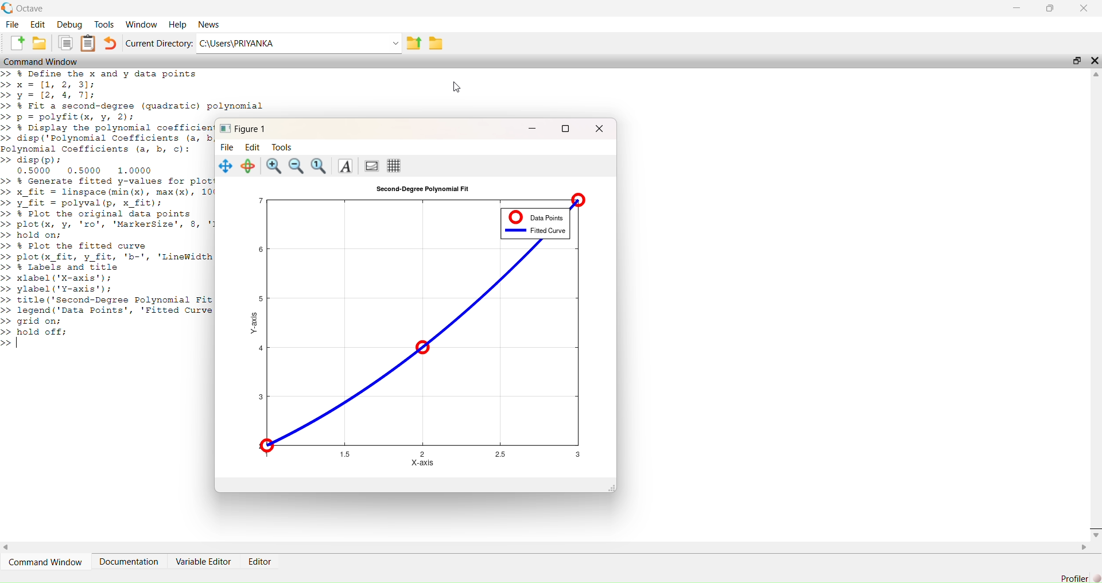 This screenshot has width=1102, height=583. I want to click on Browse directories, so click(437, 43).